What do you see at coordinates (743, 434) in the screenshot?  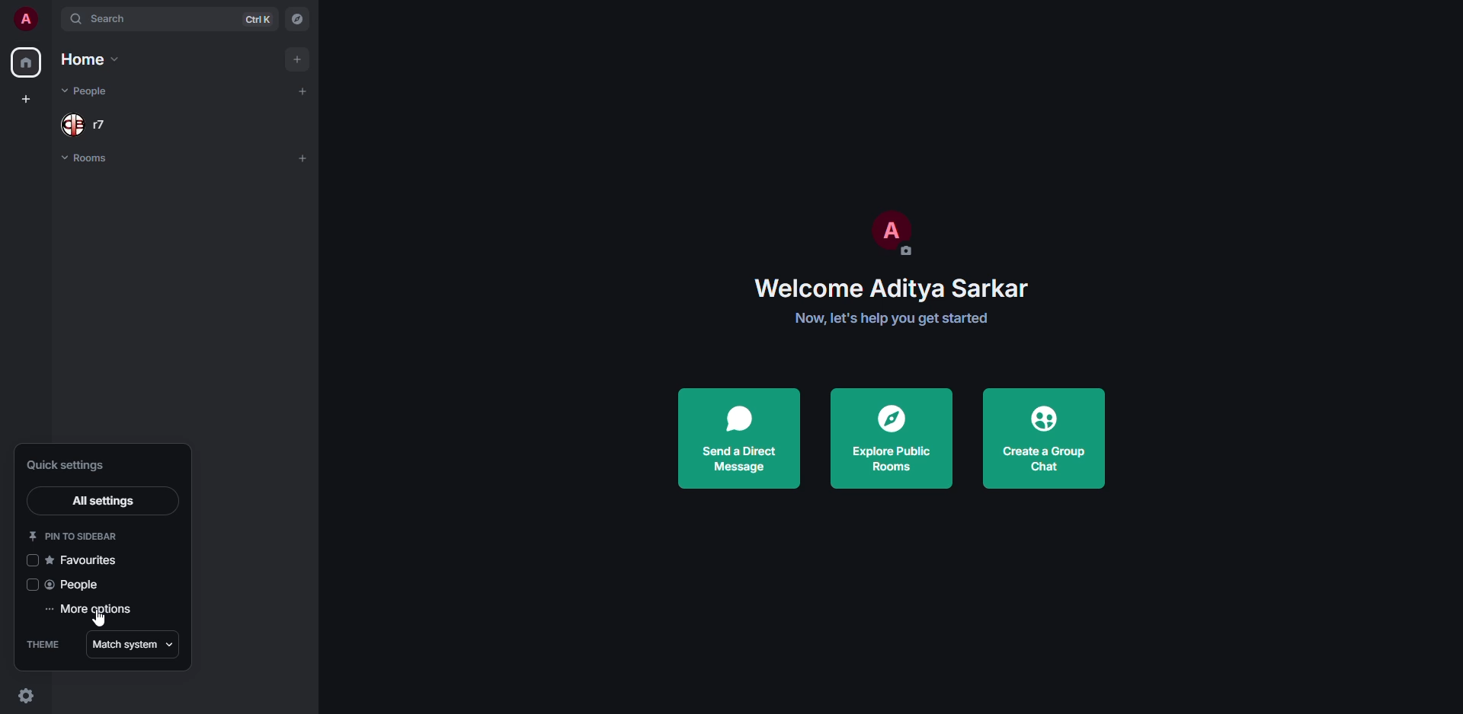 I see `send direct message` at bounding box center [743, 434].